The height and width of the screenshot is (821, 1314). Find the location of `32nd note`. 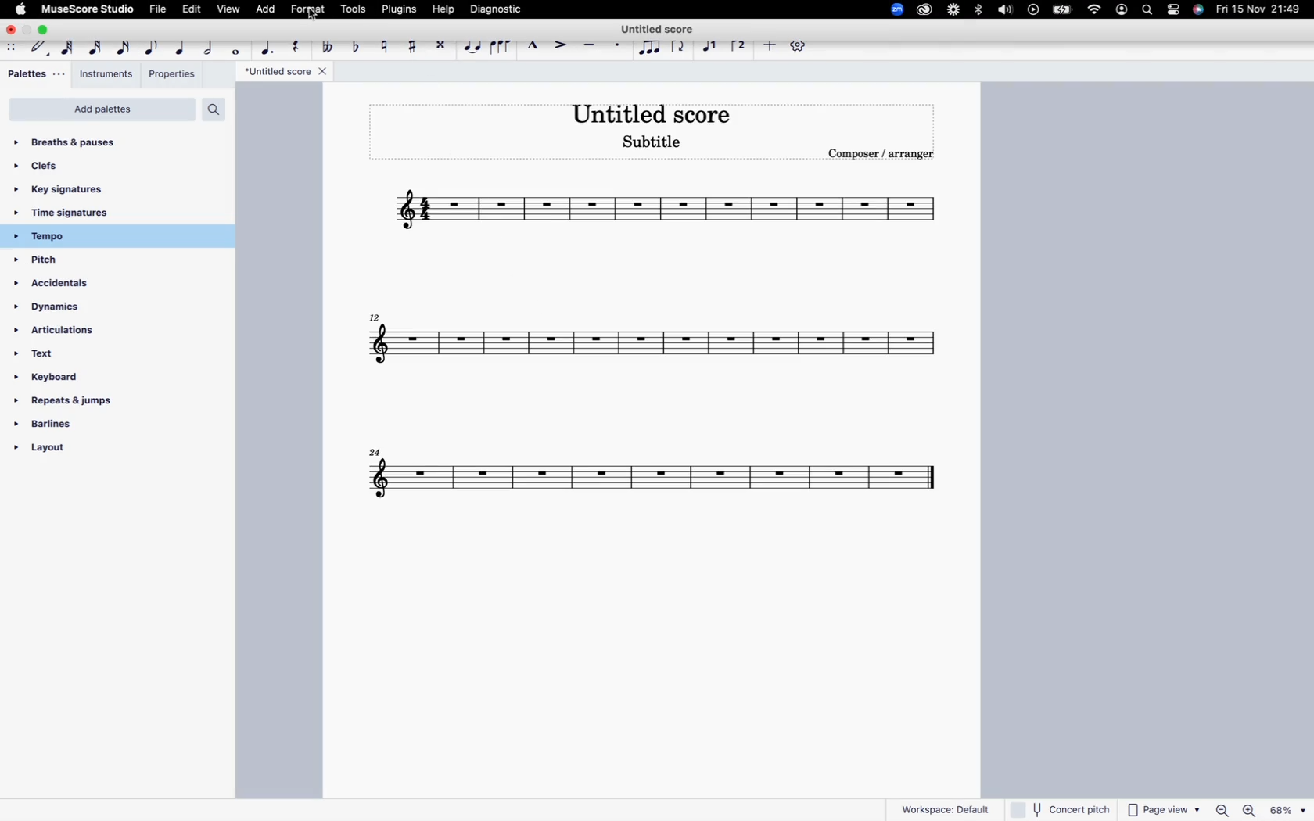

32nd note is located at coordinates (96, 45).